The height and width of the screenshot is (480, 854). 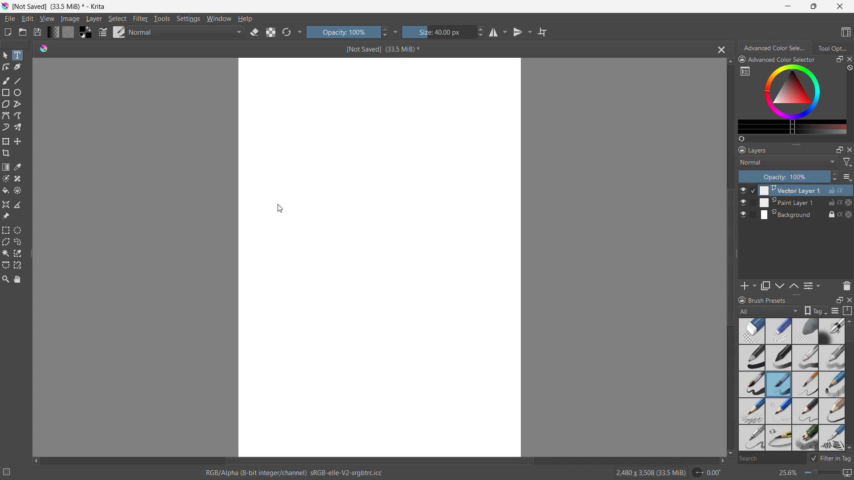 I want to click on bold pencil, so click(x=833, y=412).